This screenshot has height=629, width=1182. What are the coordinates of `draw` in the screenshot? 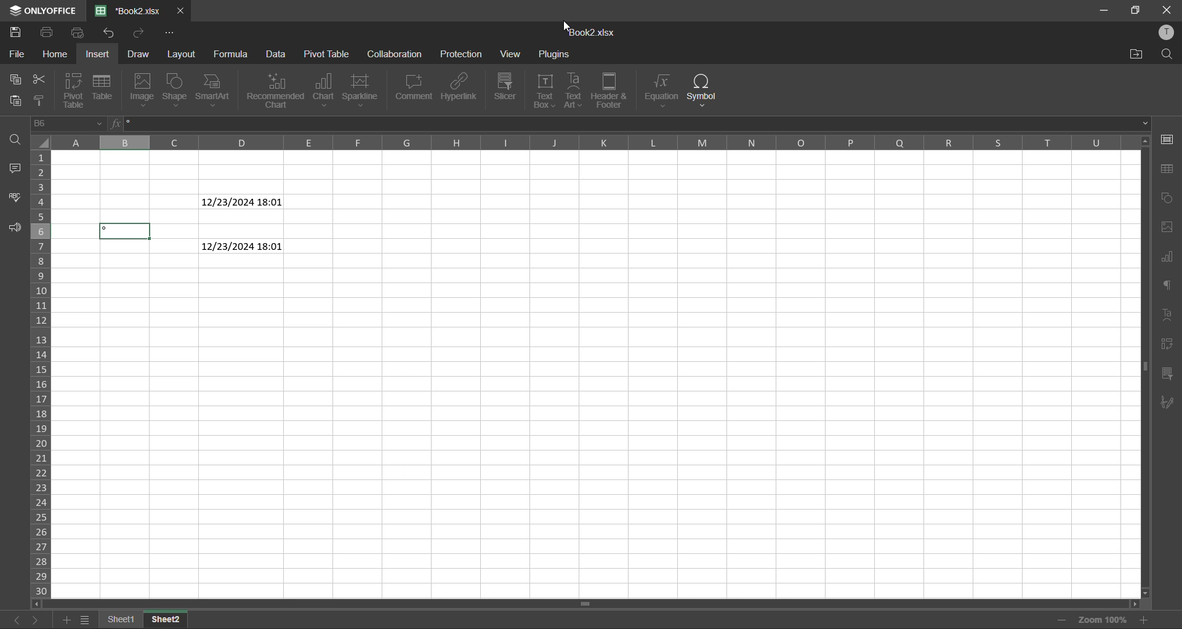 It's located at (138, 54).